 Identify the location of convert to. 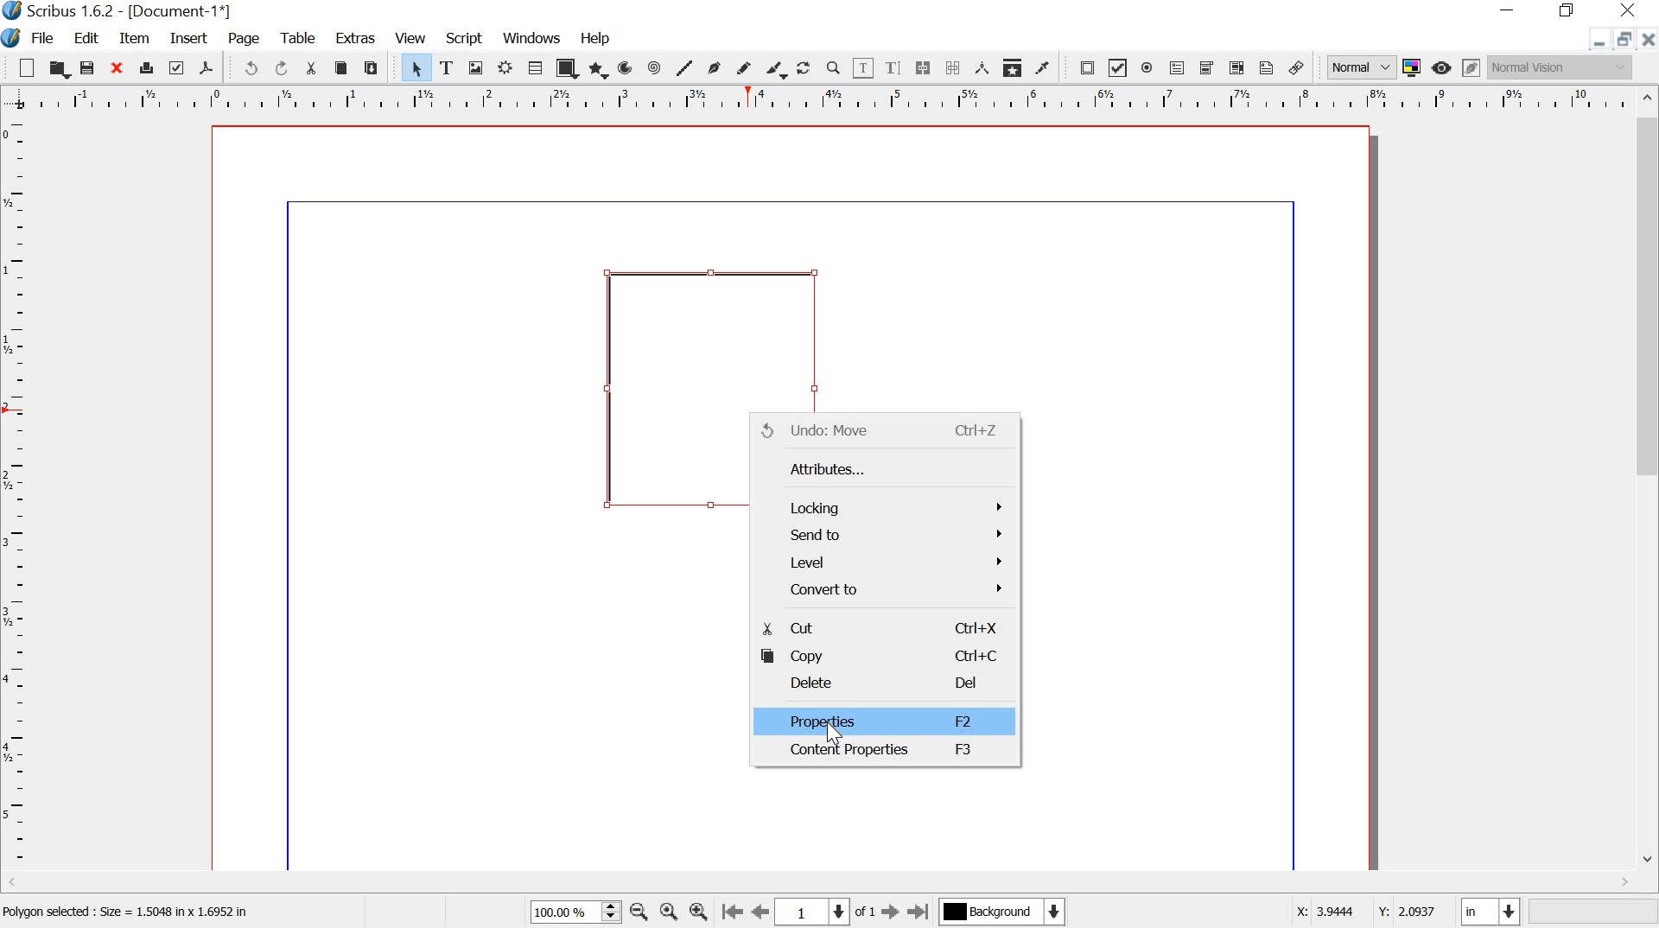
(888, 589).